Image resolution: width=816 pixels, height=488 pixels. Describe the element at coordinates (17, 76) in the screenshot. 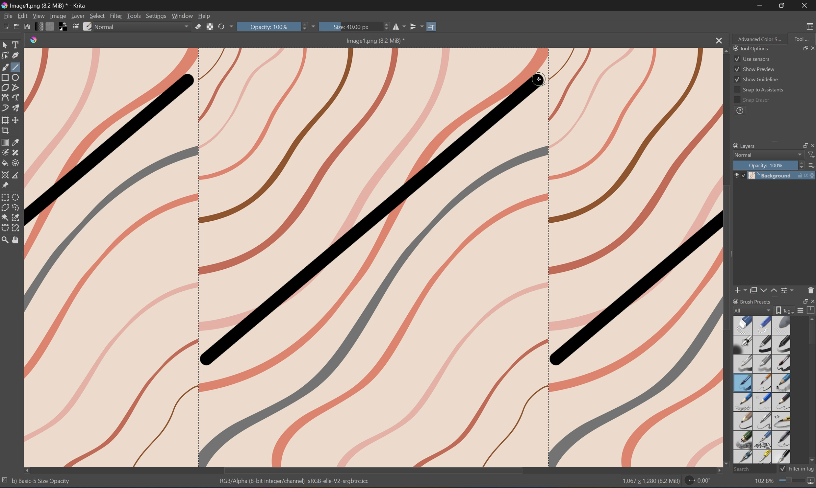

I see `Ellipse tool` at that location.